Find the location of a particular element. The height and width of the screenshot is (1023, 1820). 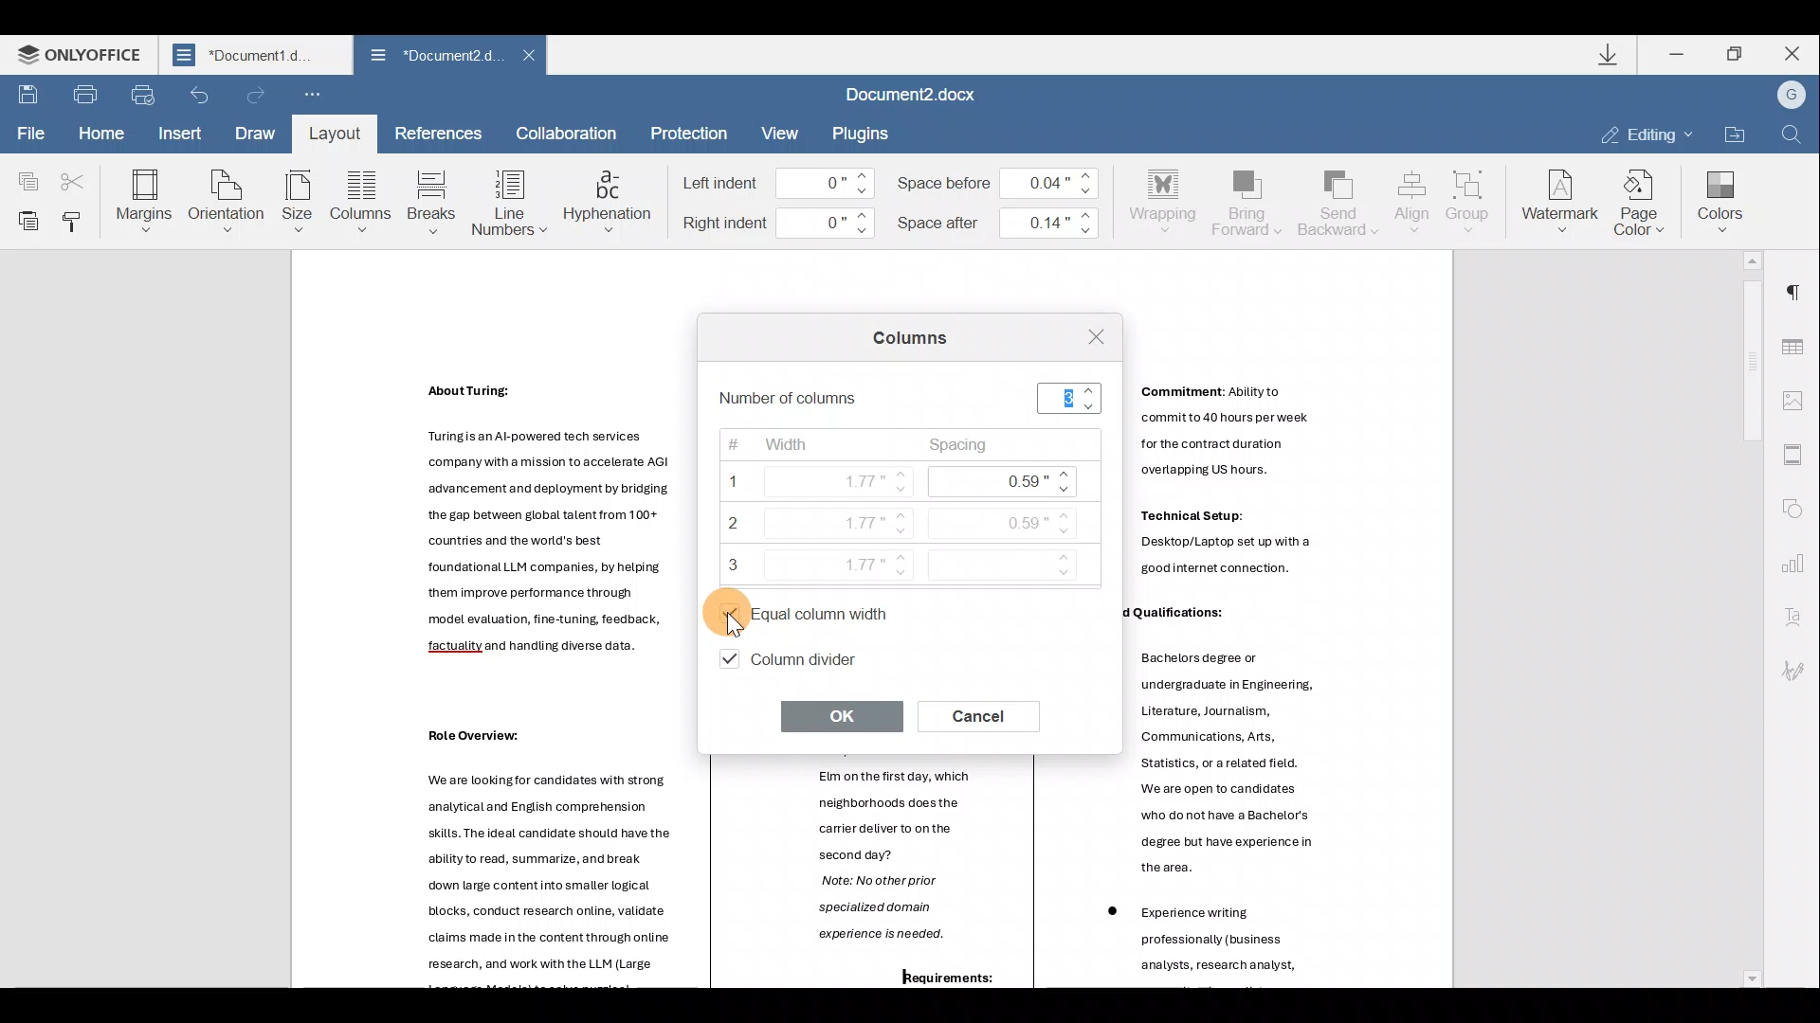

Open file location is located at coordinates (1734, 133).